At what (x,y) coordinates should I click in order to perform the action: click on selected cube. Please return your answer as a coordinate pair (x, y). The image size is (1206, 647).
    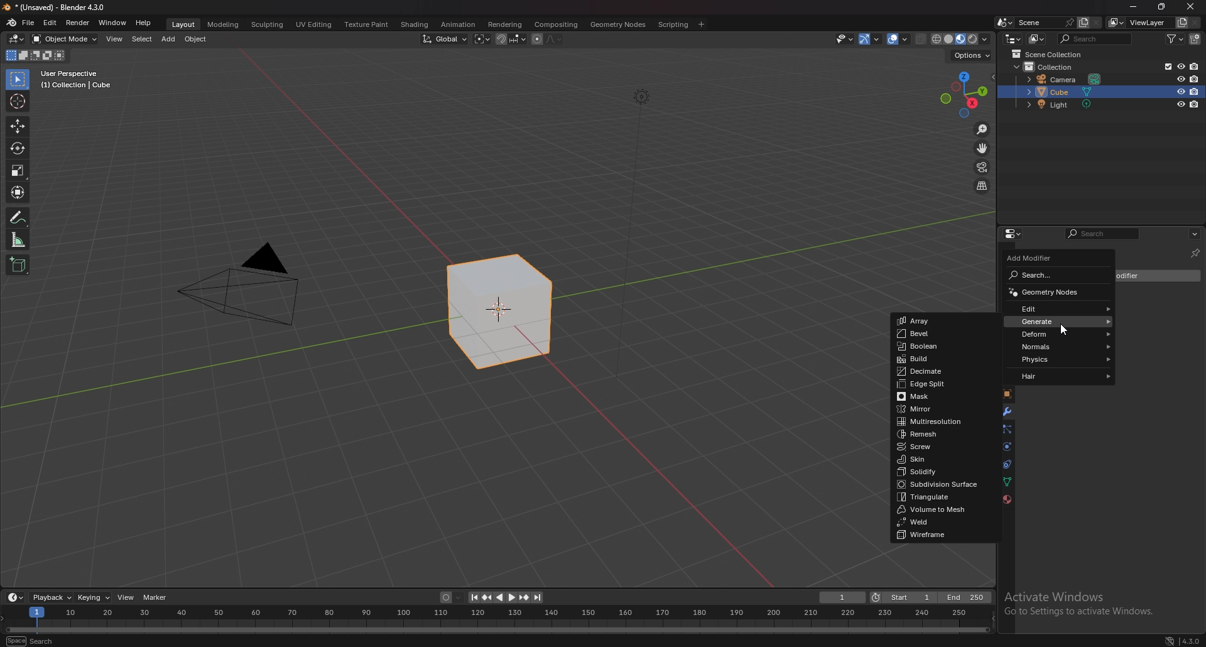
    Looking at the image, I should click on (503, 310).